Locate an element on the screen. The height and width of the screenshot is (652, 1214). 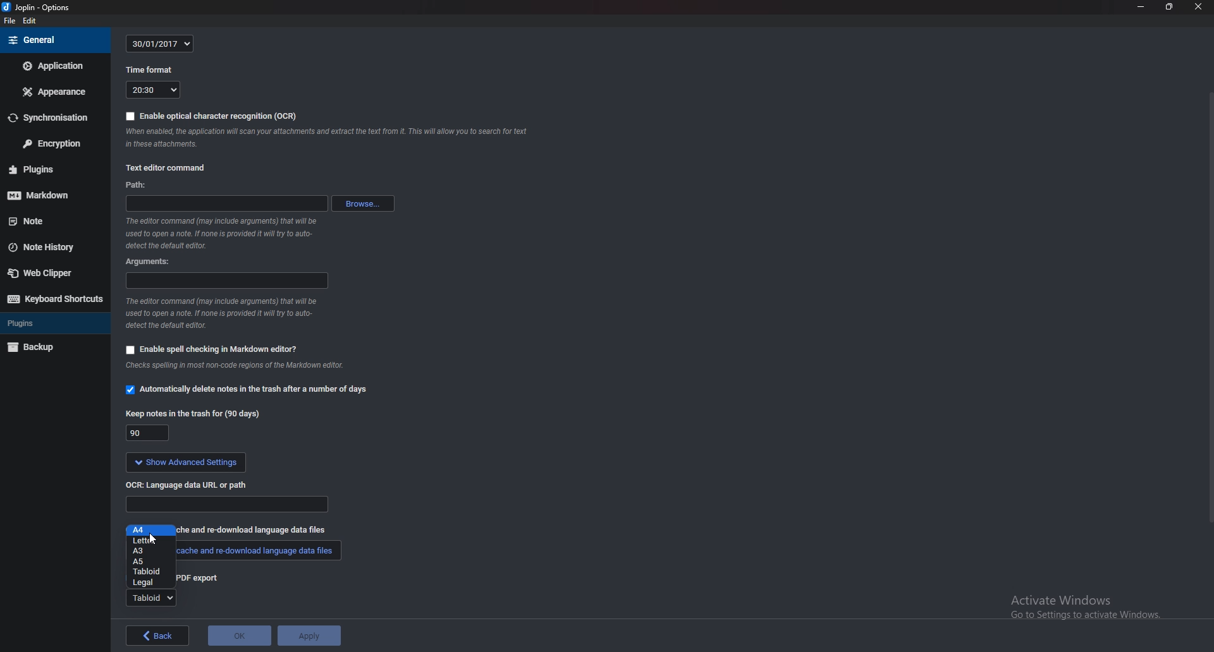
Plugins is located at coordinates (39, 170).